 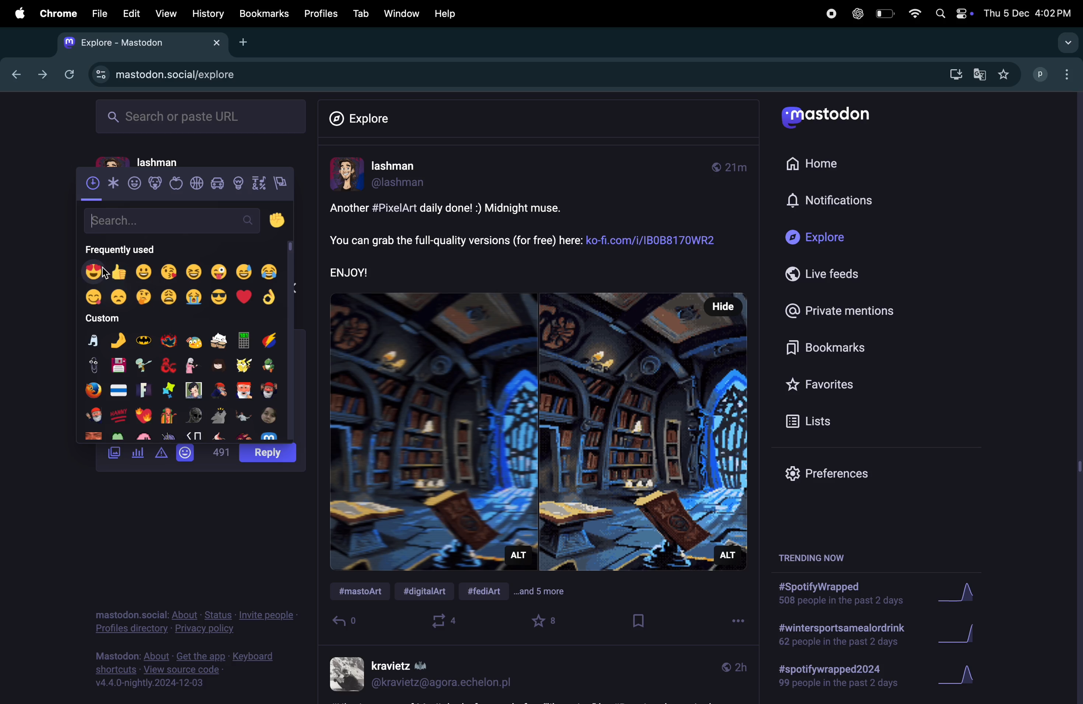 What do you see at coordinates (731, 667) in the screenshot?
I see `time line` at bounding box center [731, 667].